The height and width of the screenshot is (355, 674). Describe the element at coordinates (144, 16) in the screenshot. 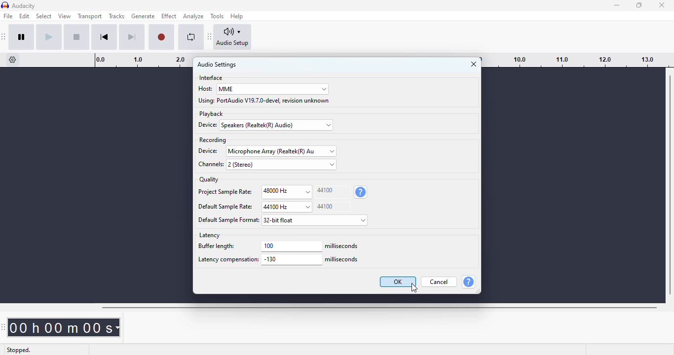

I see `generate` at that location.